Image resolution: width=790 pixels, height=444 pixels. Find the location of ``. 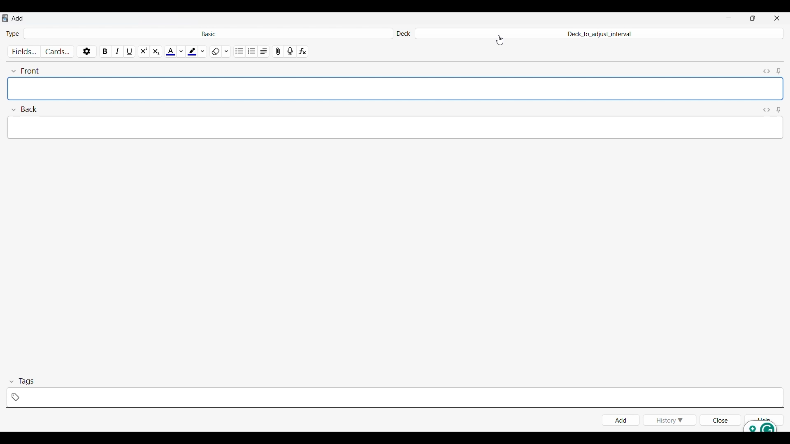

 is located at coordinates (721, 420).